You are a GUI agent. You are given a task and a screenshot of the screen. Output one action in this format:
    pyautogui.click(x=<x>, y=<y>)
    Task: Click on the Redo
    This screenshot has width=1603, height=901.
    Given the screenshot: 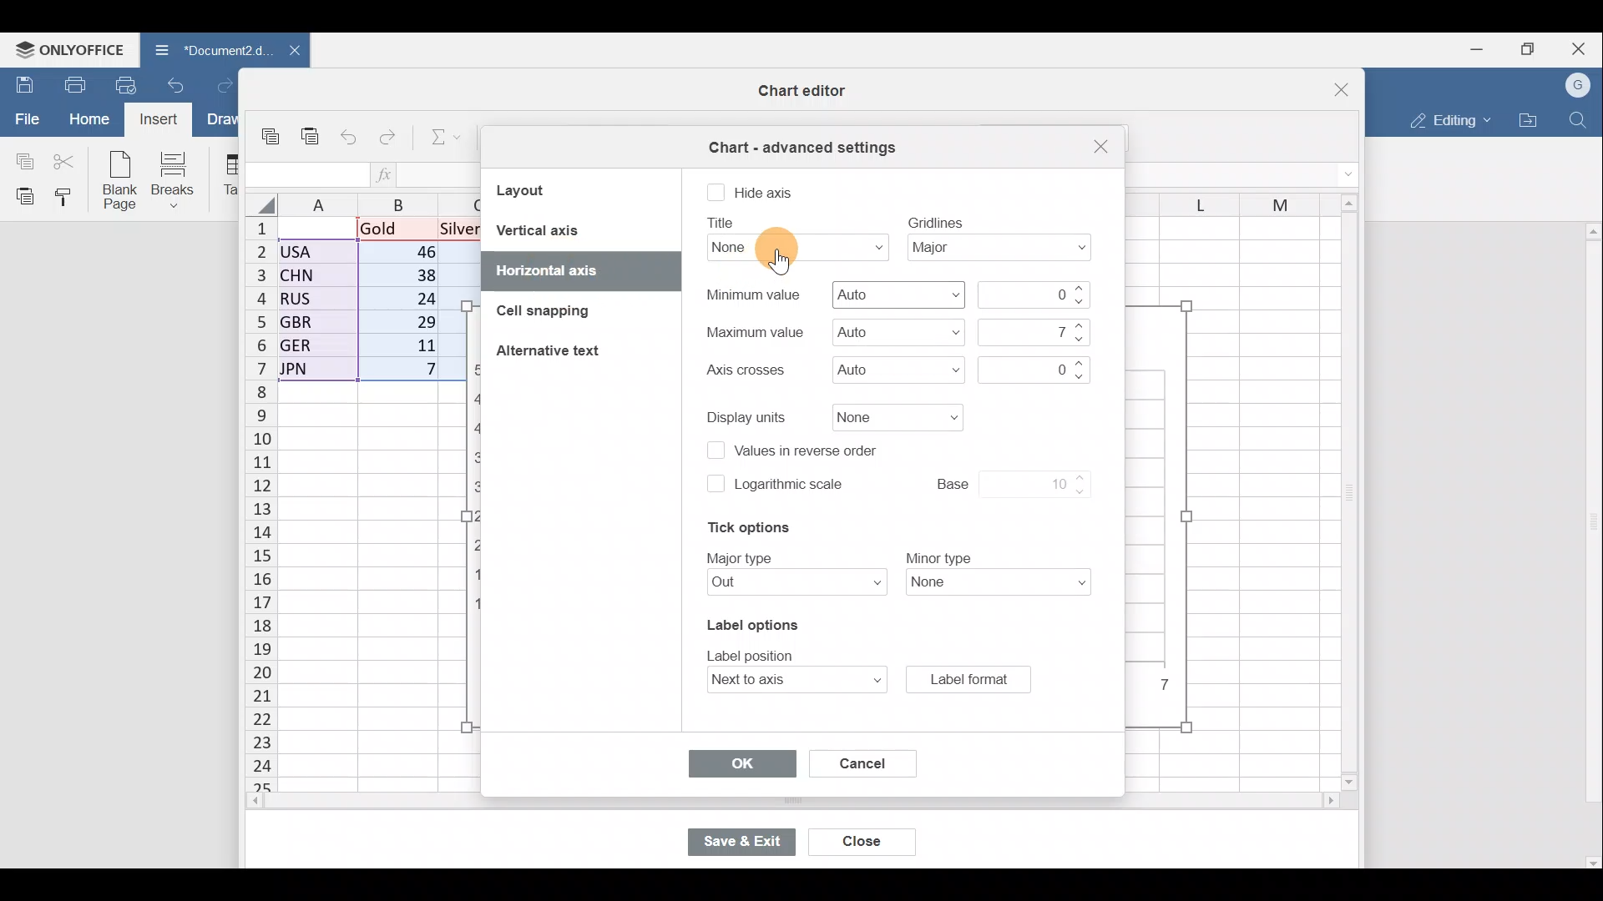 What is the action you would take?
    pyautogui.click(x=225, y=83)
    